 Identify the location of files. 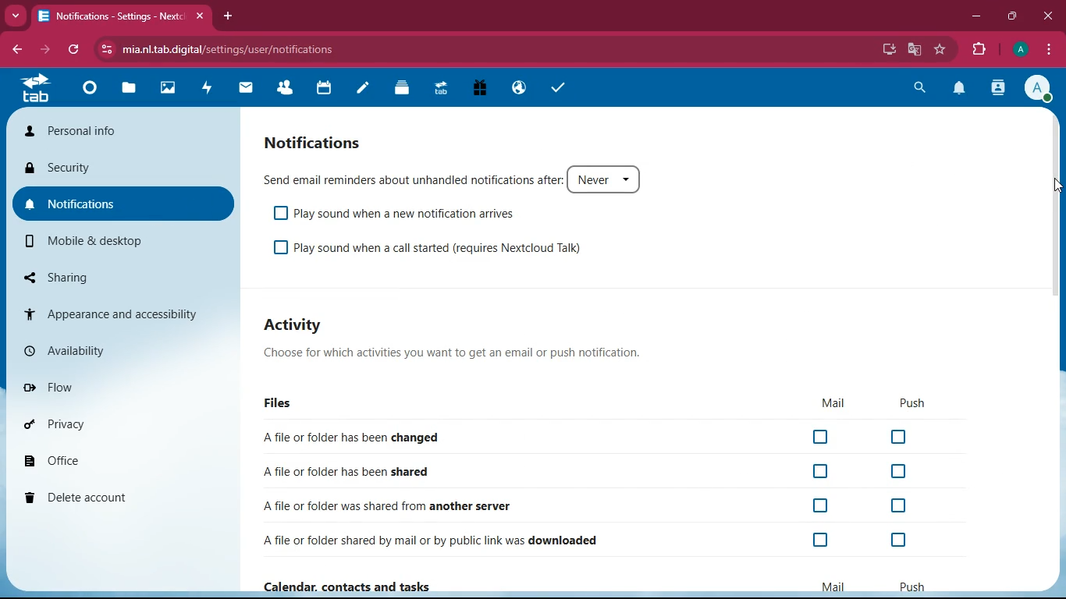
(130, 89).